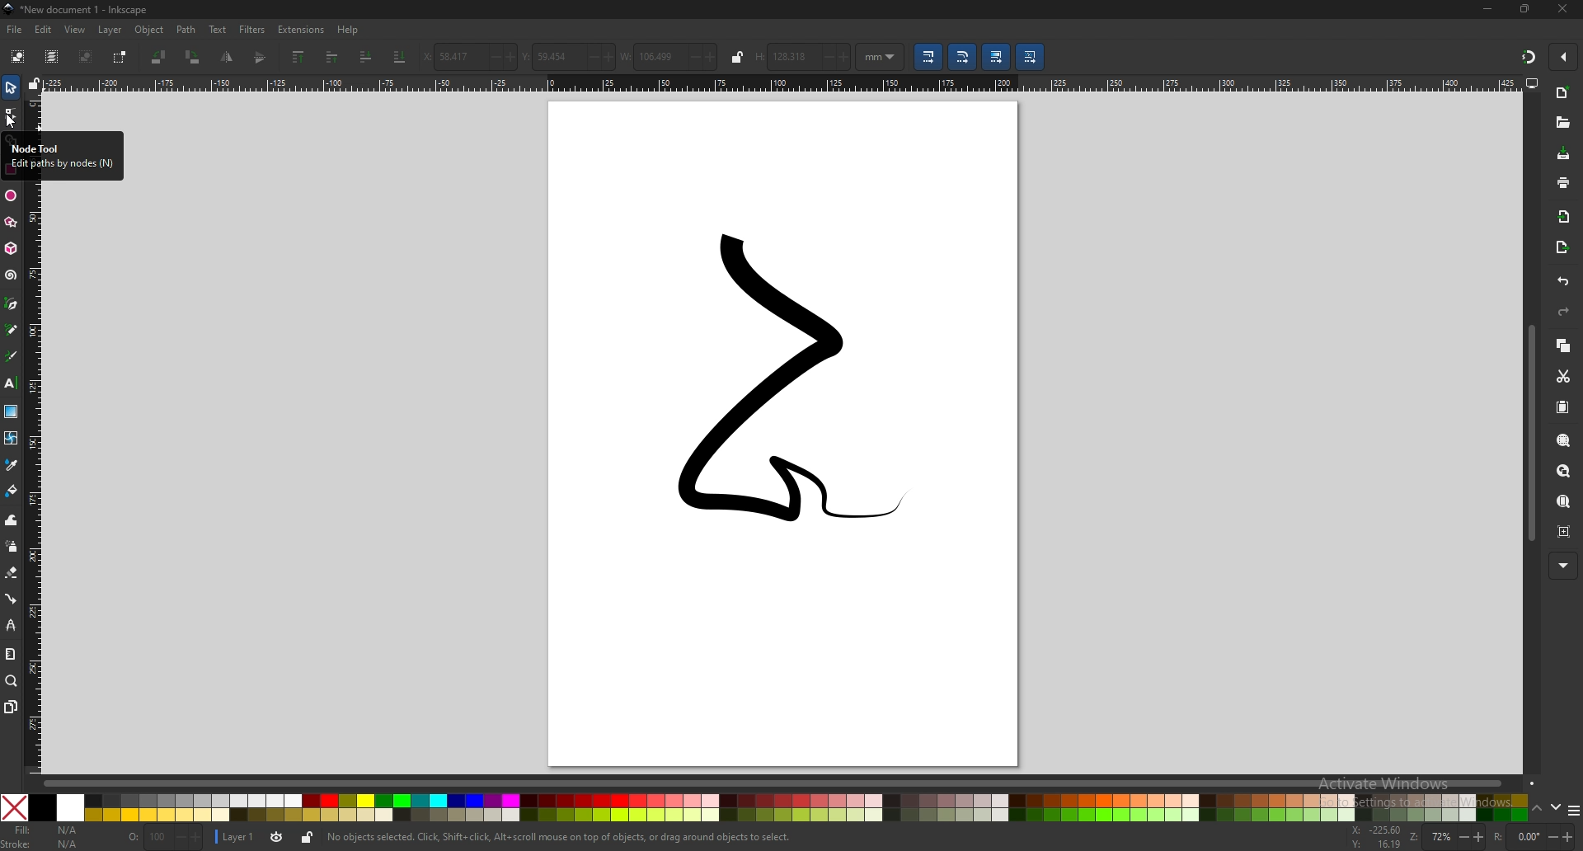 The image size is (1583, 851). What do you see at coordinates (11, 708) in the screenshot?
I see `pages` at bounding box center [11, 708].